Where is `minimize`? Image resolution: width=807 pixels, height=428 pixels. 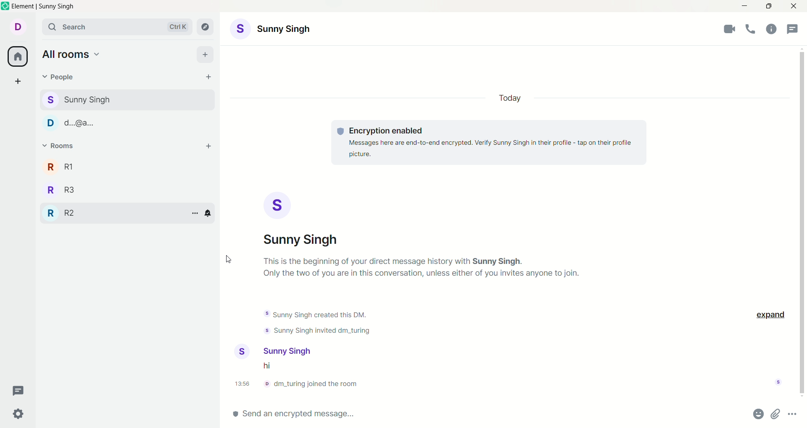
minimize is located at coordinates (743, 7).